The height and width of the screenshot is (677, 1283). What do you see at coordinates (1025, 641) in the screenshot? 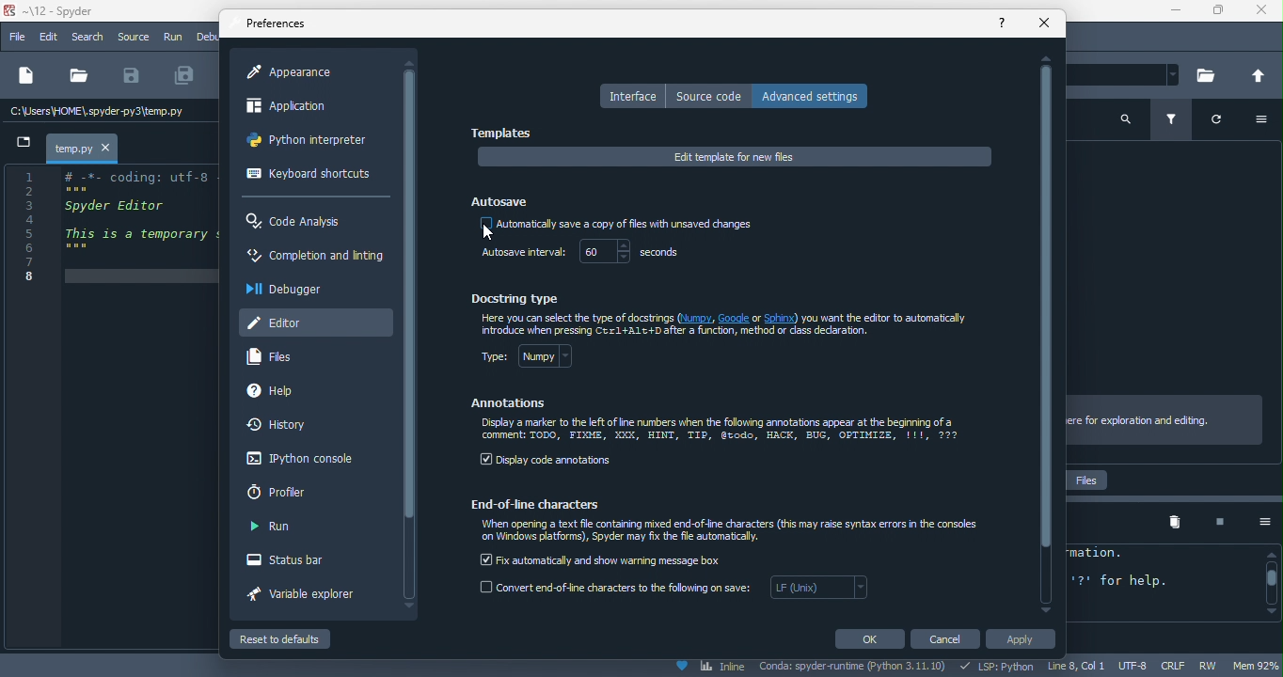
I see `apply` at bounding box center [1025, 641].